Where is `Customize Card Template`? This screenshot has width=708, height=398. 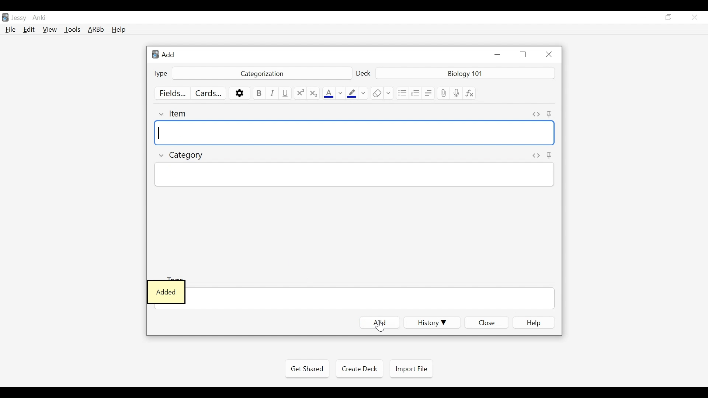 Customize Card Template is located at coordinates (208, 94).